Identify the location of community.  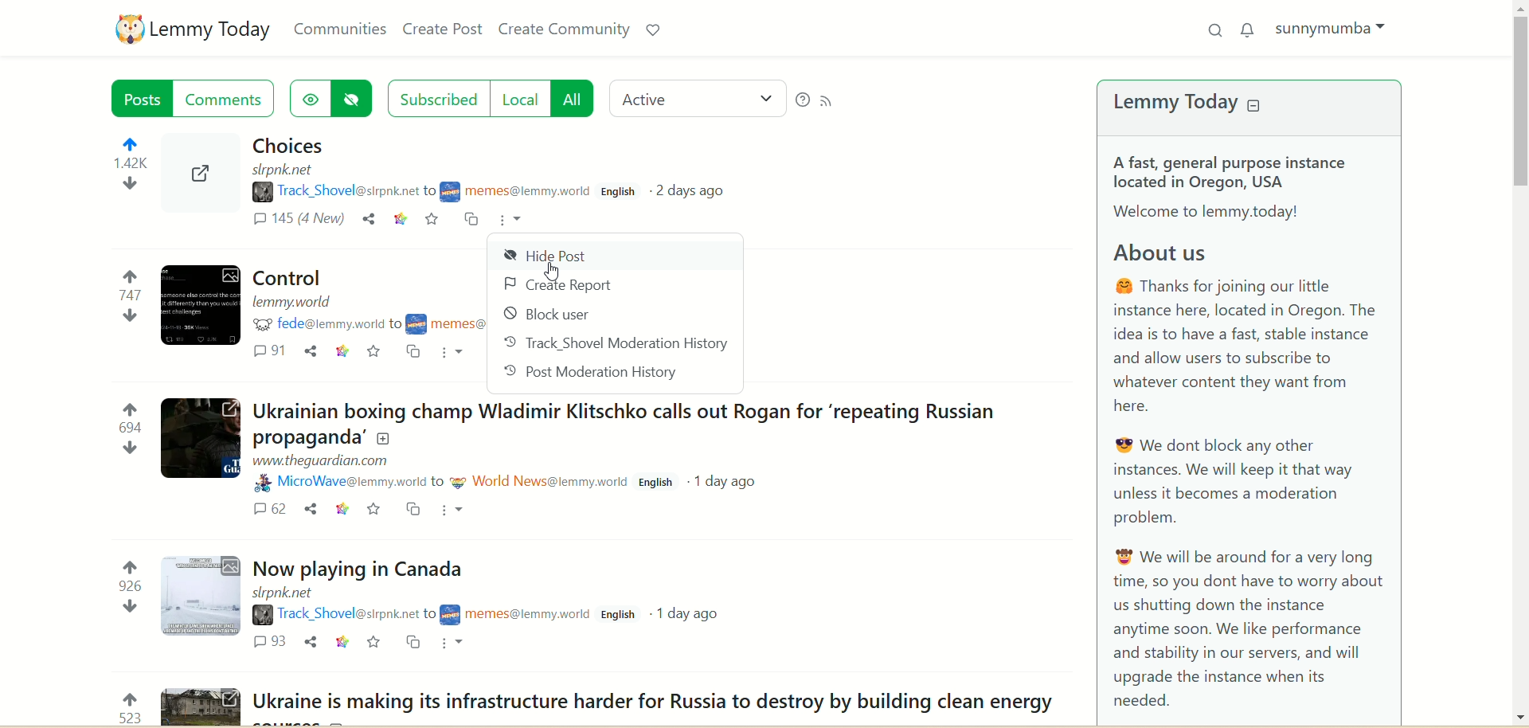
(518, 193).